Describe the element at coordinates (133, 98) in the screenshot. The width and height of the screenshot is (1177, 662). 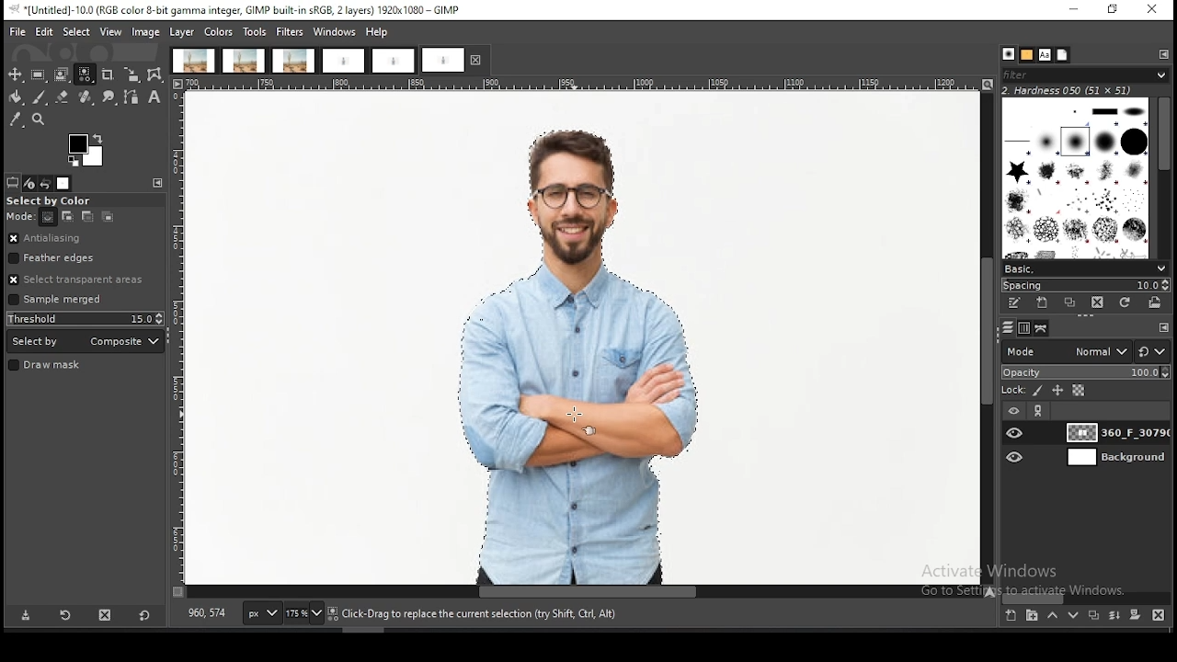
I see `paths tool` at that location.